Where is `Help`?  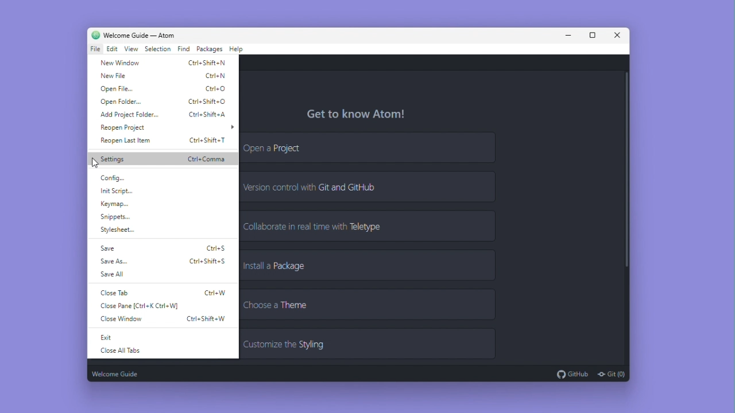
Help is located at coordinates (237, 49).